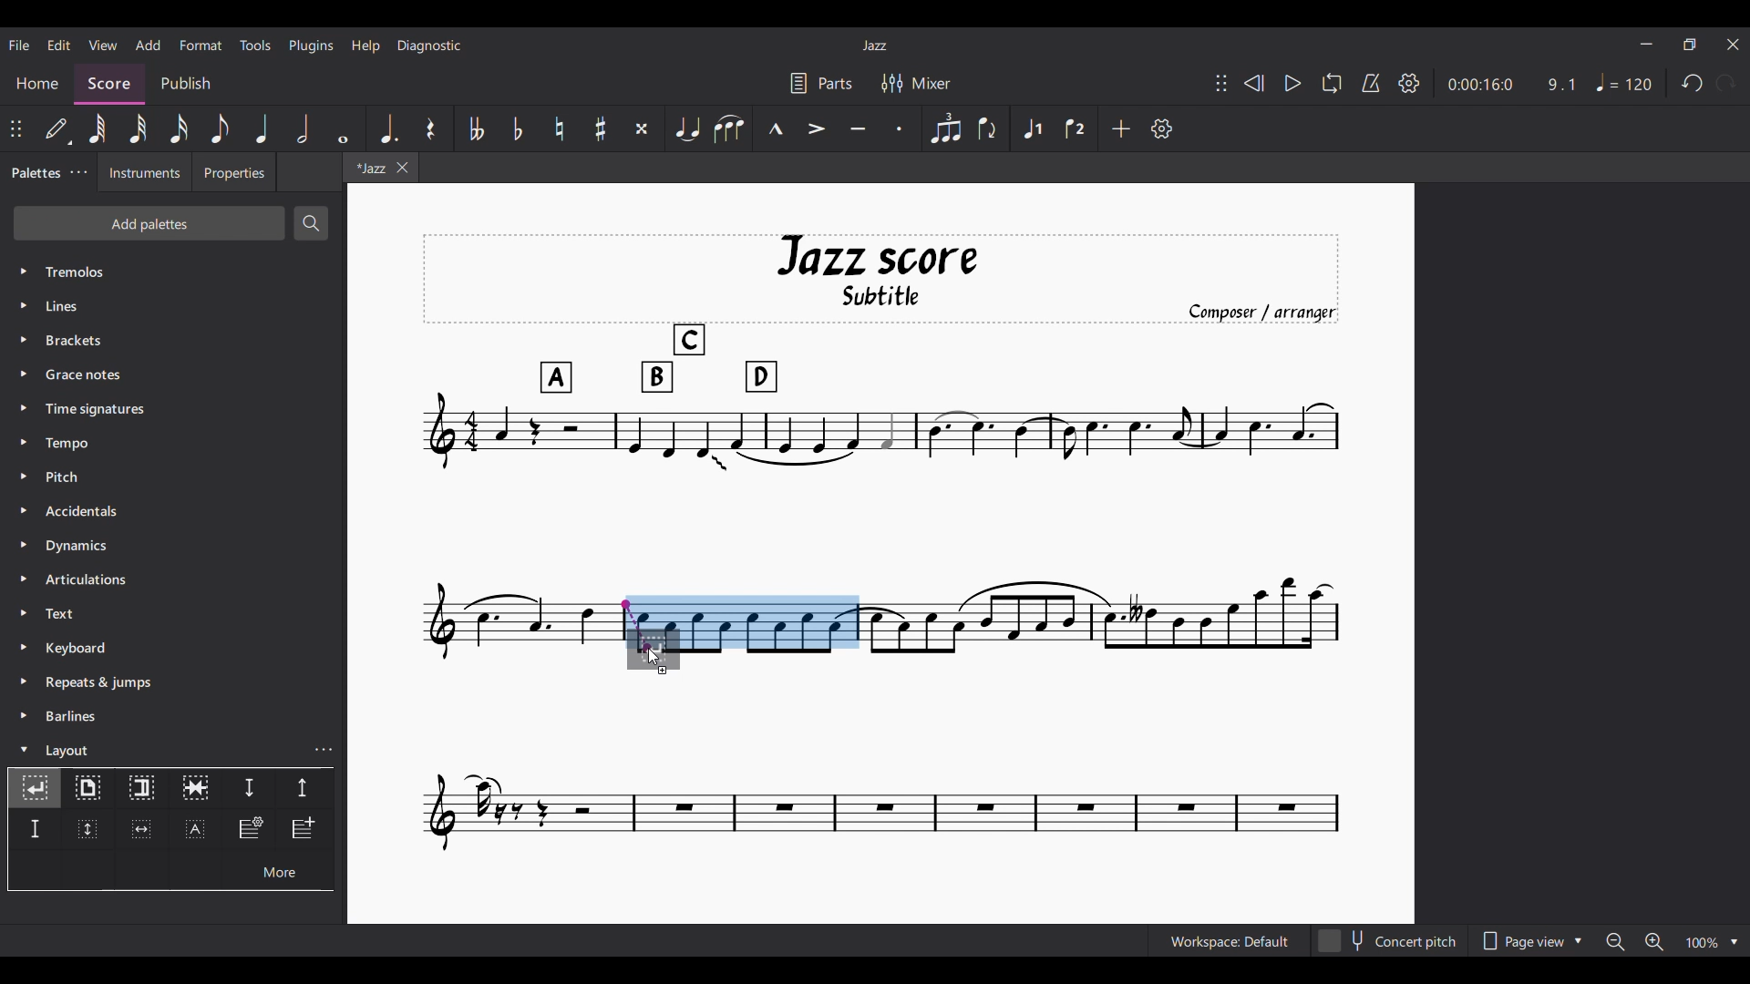 The width and height of the screenshot is (1750, 984). Describe the element at coordinates (303, 128) in the screenshot. I see `Half note` at that location.